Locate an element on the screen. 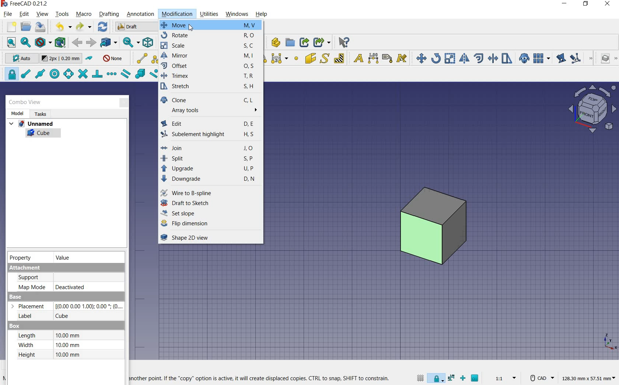 Image resolution: width=619 pixels, height=385 pixels. close is located at coordinates (606, 4).